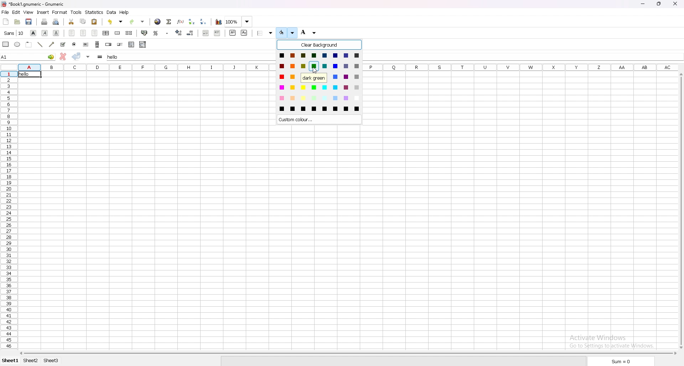 This screenshot has height=366, width=684. Describe the element at coordinates (40, 44) in the screenshot. I see `line` at that location.